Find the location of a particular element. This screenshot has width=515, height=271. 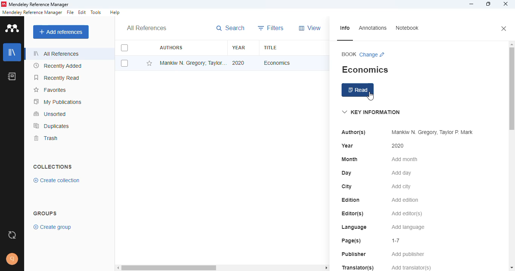

notebook is located at coordinates (12, 76).